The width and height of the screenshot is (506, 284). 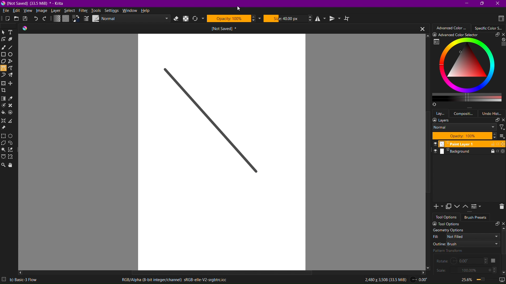 I want to click on Enclose and fill tool, so click(x=12, y=113).